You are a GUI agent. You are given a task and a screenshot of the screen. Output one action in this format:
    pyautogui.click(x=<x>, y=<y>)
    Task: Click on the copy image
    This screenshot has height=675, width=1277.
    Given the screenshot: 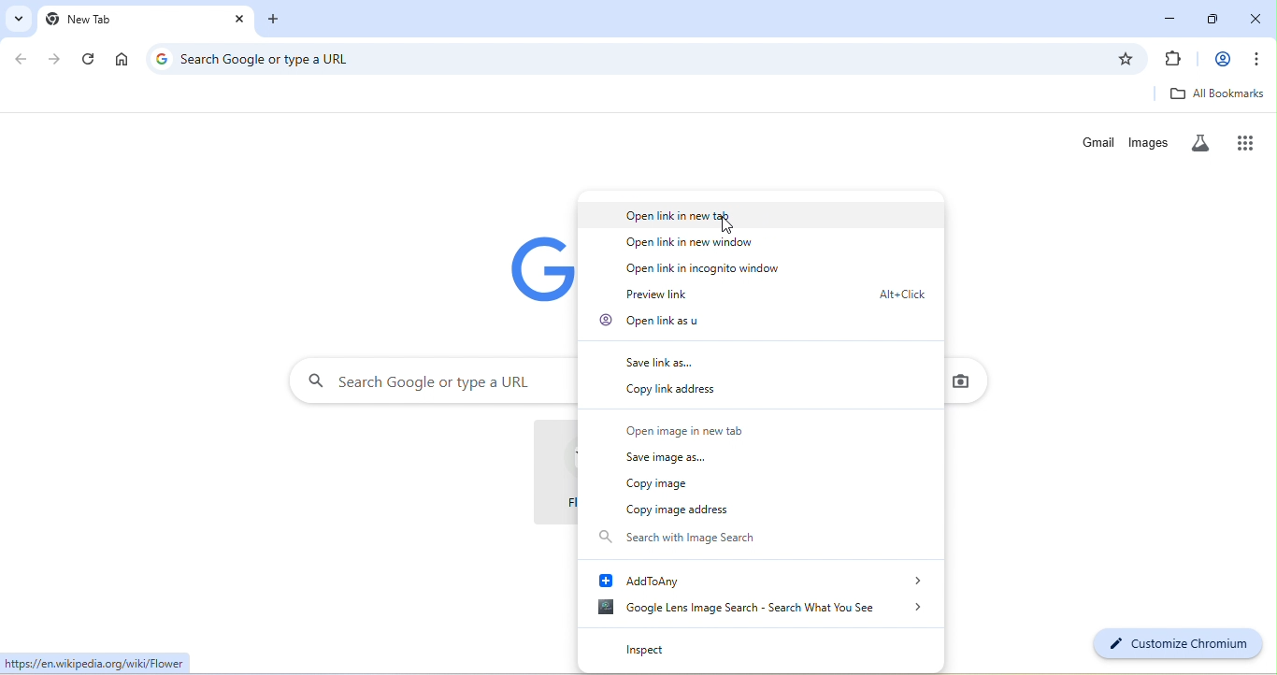 What is the action you would take?
    pyautogui.click(x=661, y=485)
    